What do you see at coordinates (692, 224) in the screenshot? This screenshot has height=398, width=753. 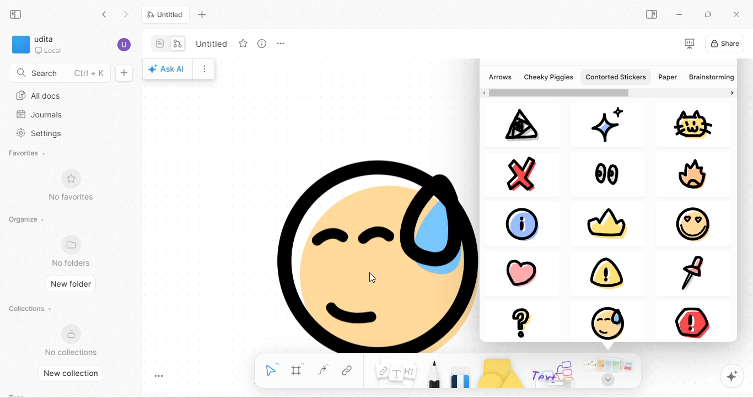 I see `love face` at bounding box center [692, 224].